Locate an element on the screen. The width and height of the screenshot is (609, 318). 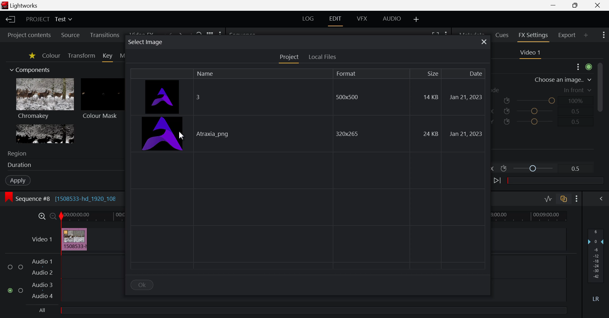
0.5 is located at coordinates (576, 111).